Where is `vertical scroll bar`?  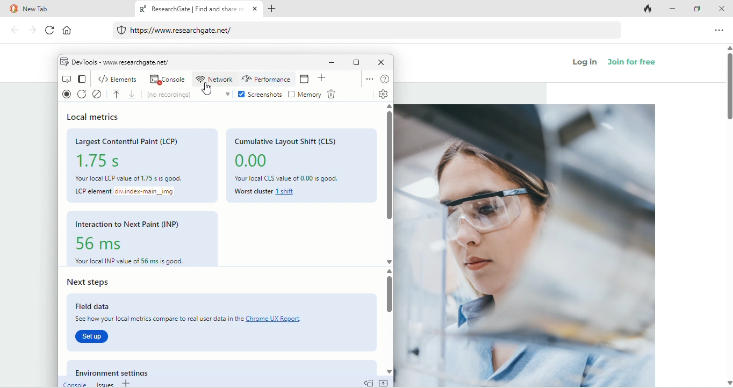
vertical scroll bar is located at coordinates (388, 167).